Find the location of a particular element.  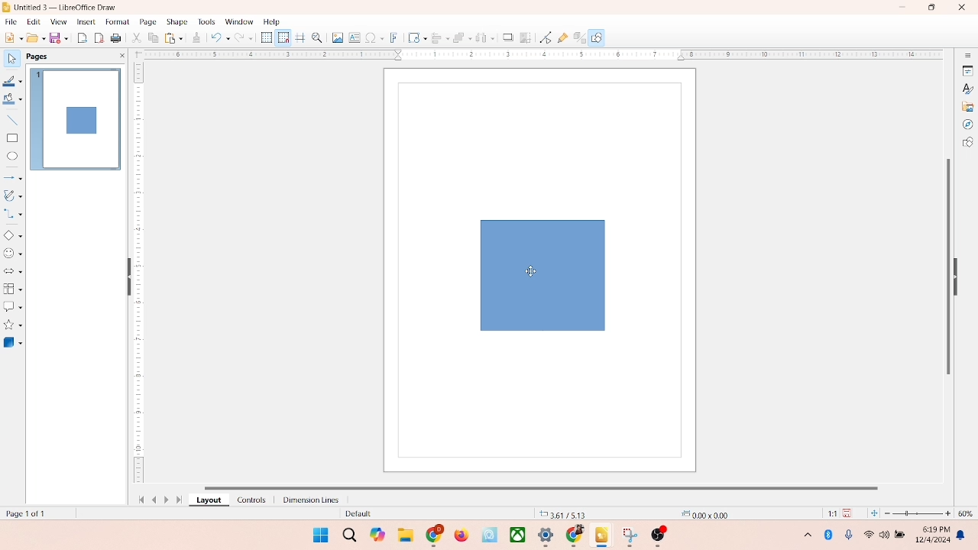

last page is located at coordinates (180, 500).